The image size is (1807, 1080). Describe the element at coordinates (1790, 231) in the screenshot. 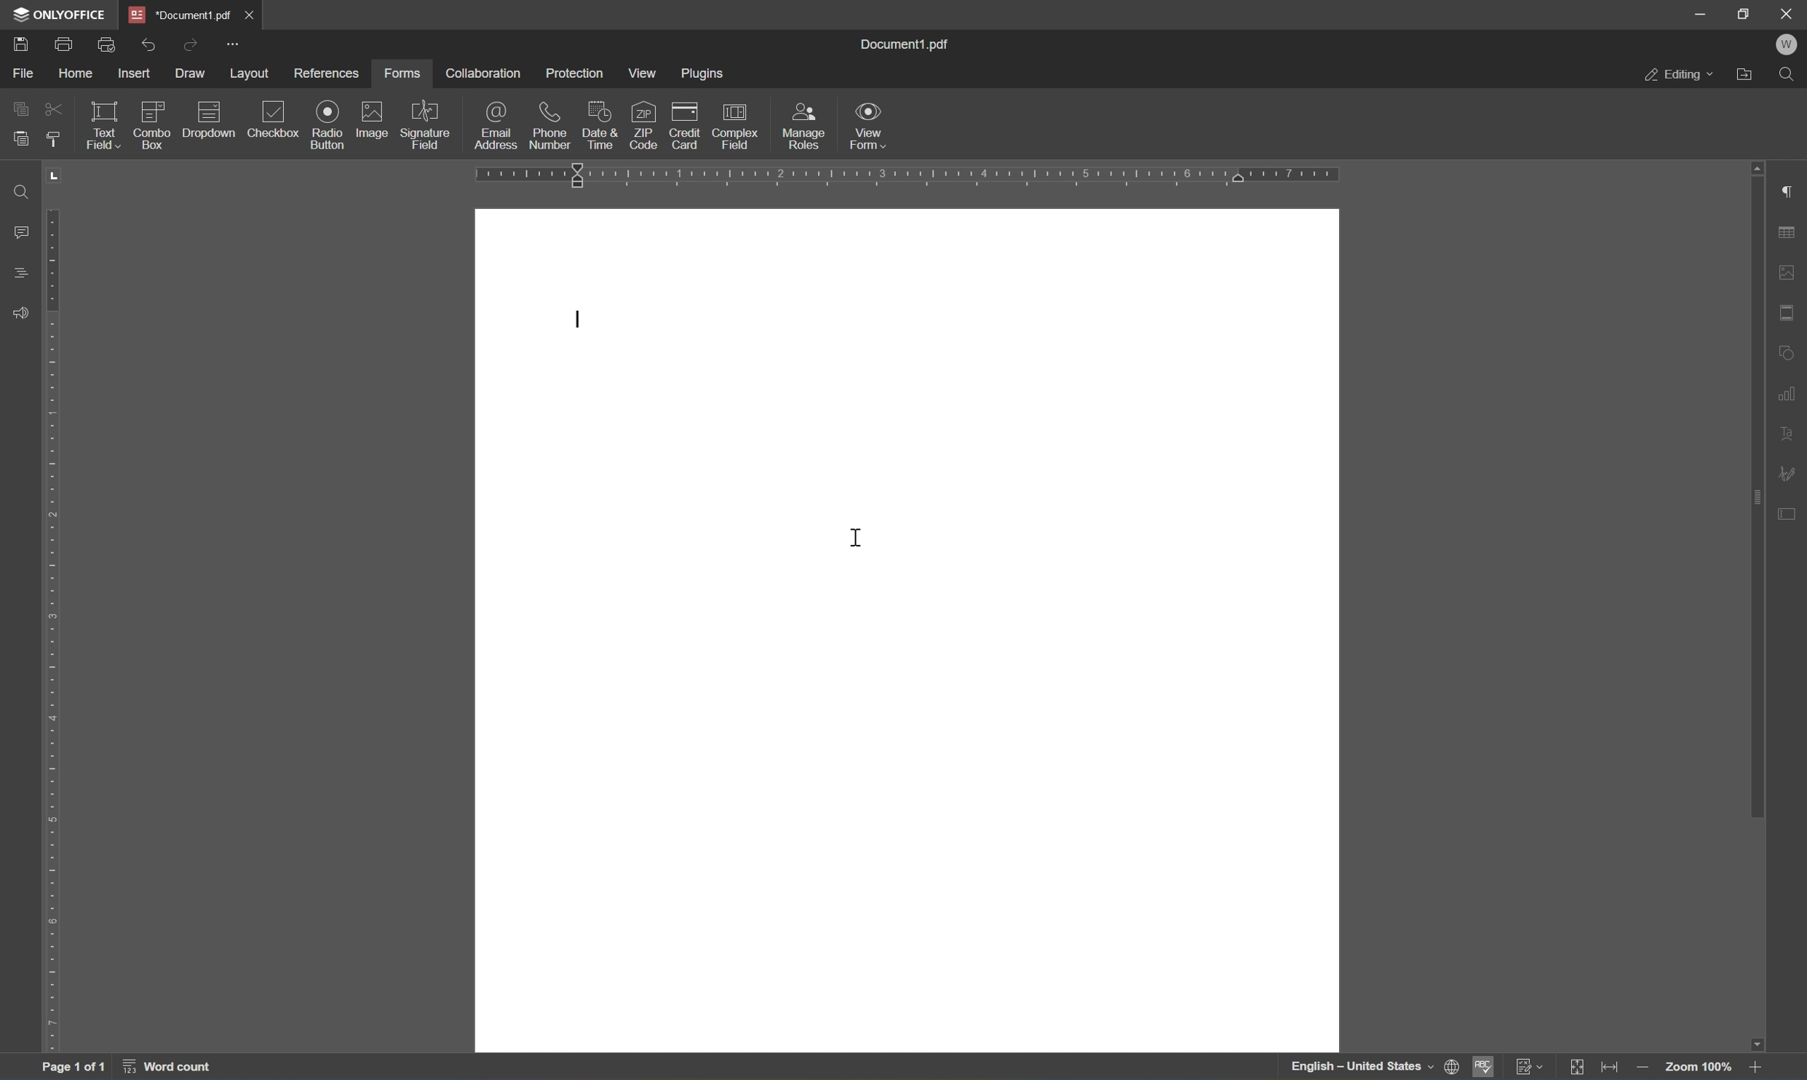

I see `table settings` at that location.